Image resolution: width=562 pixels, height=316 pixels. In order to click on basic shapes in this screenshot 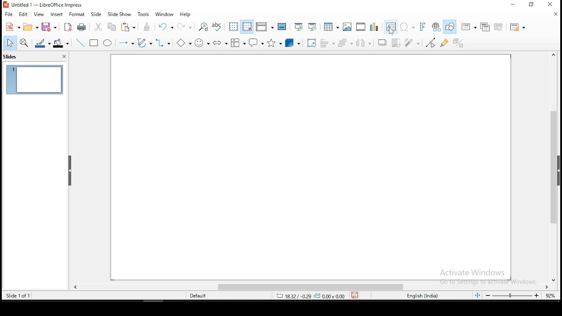, I will do `click(184, 43)`.